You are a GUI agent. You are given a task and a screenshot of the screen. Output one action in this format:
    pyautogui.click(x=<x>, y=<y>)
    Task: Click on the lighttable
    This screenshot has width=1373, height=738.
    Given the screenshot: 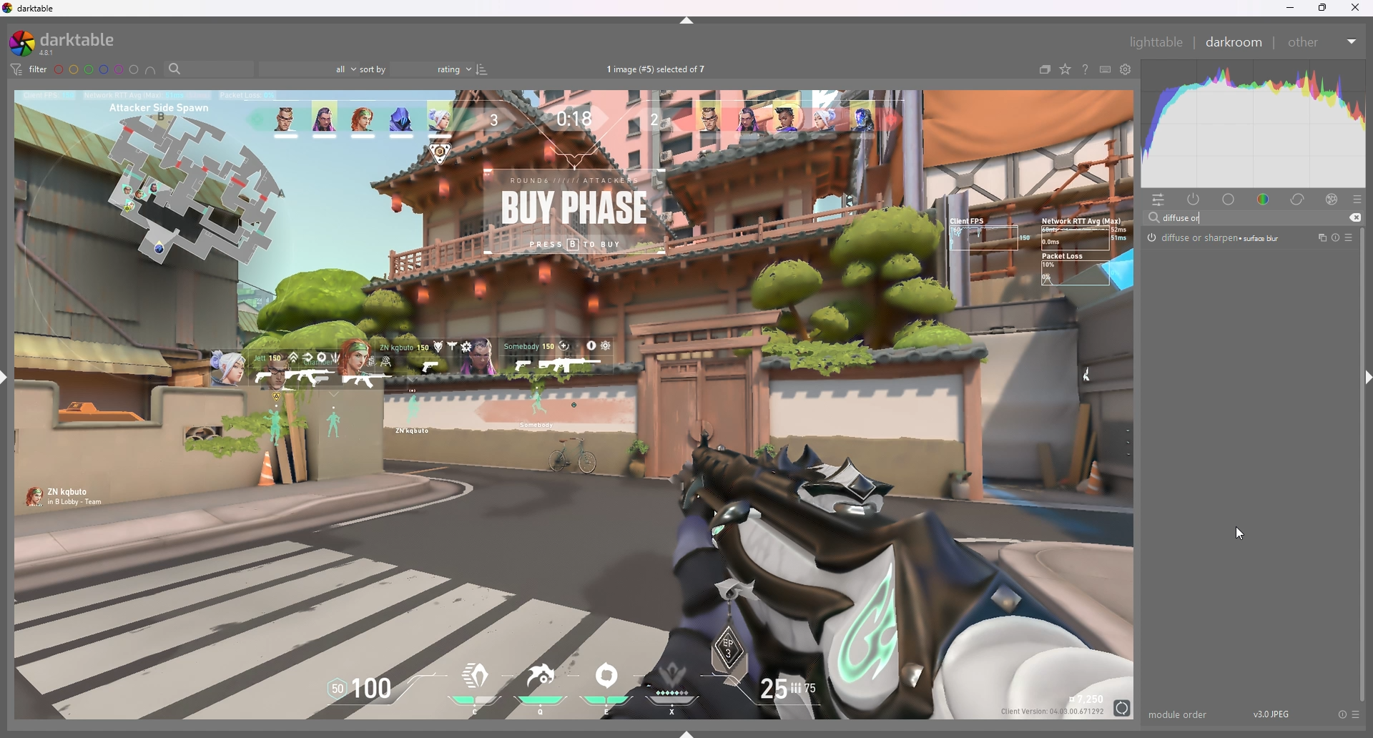 What is the action you would take?
    pyautogui.click(x=1158, y=43)
    